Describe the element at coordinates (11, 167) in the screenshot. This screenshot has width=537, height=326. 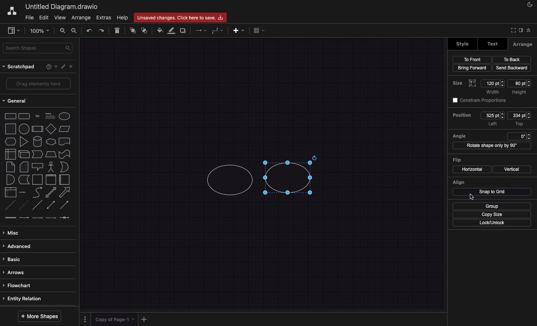
I see `note` at that location.